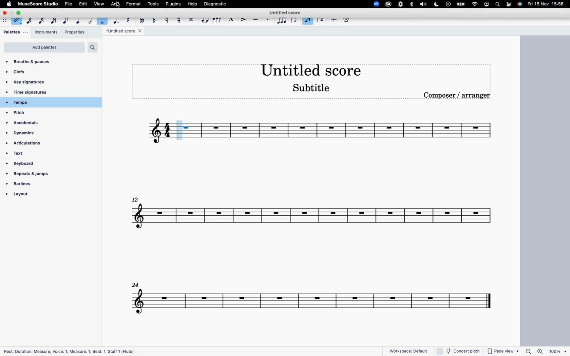 This screenshot has height=356, width=570. Describe the element at coordinates (460, 350) in the screenshot. I see `concert pitch` at that location.